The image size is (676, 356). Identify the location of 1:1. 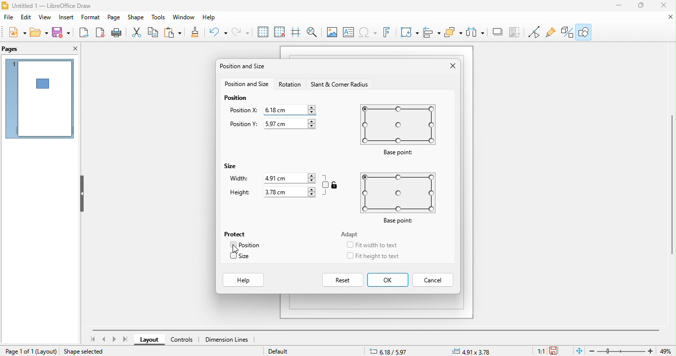
(539, 351).